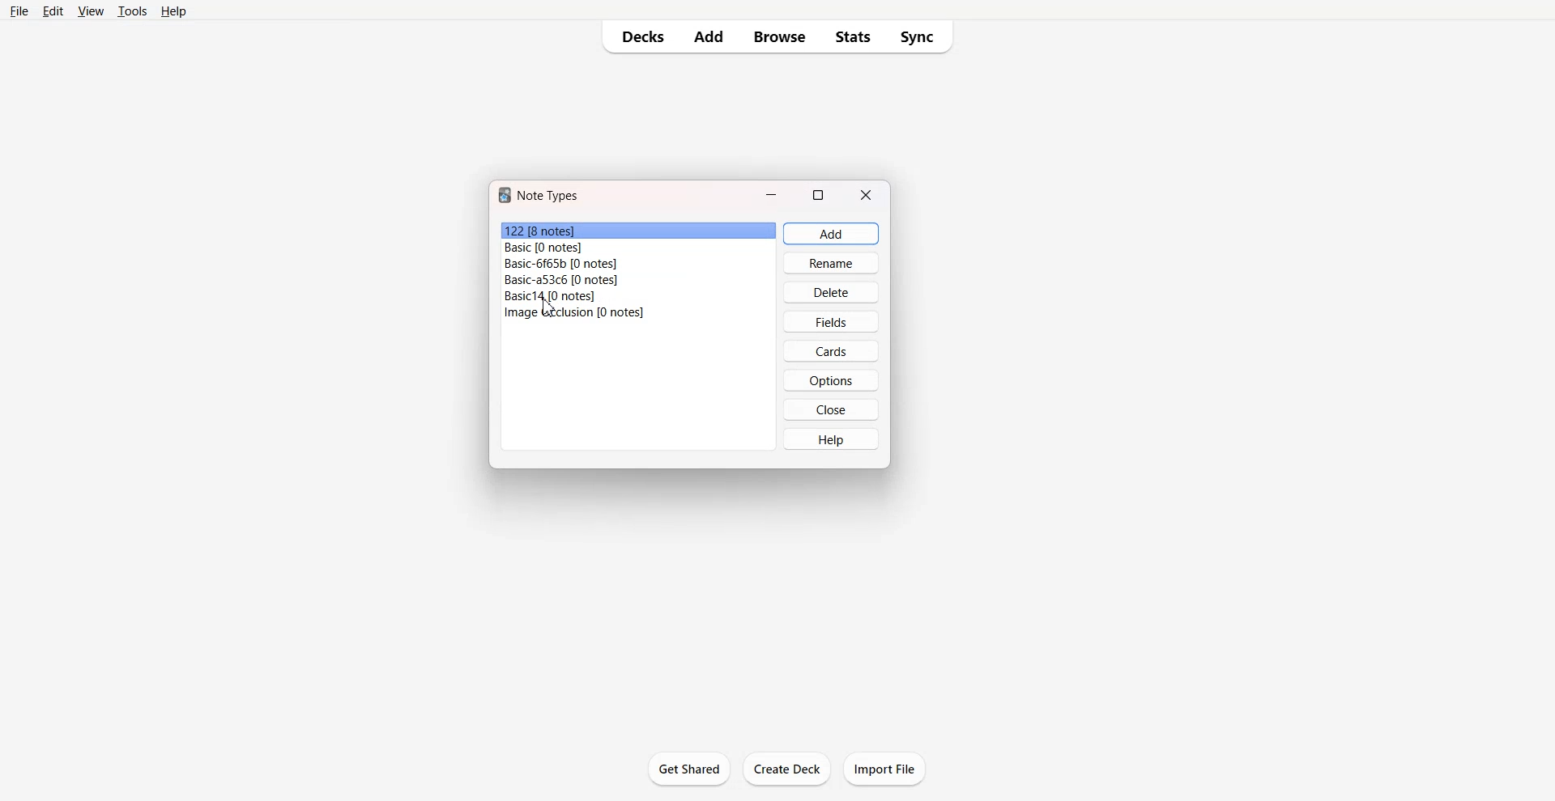  I want to click on File, so click(639, 248).